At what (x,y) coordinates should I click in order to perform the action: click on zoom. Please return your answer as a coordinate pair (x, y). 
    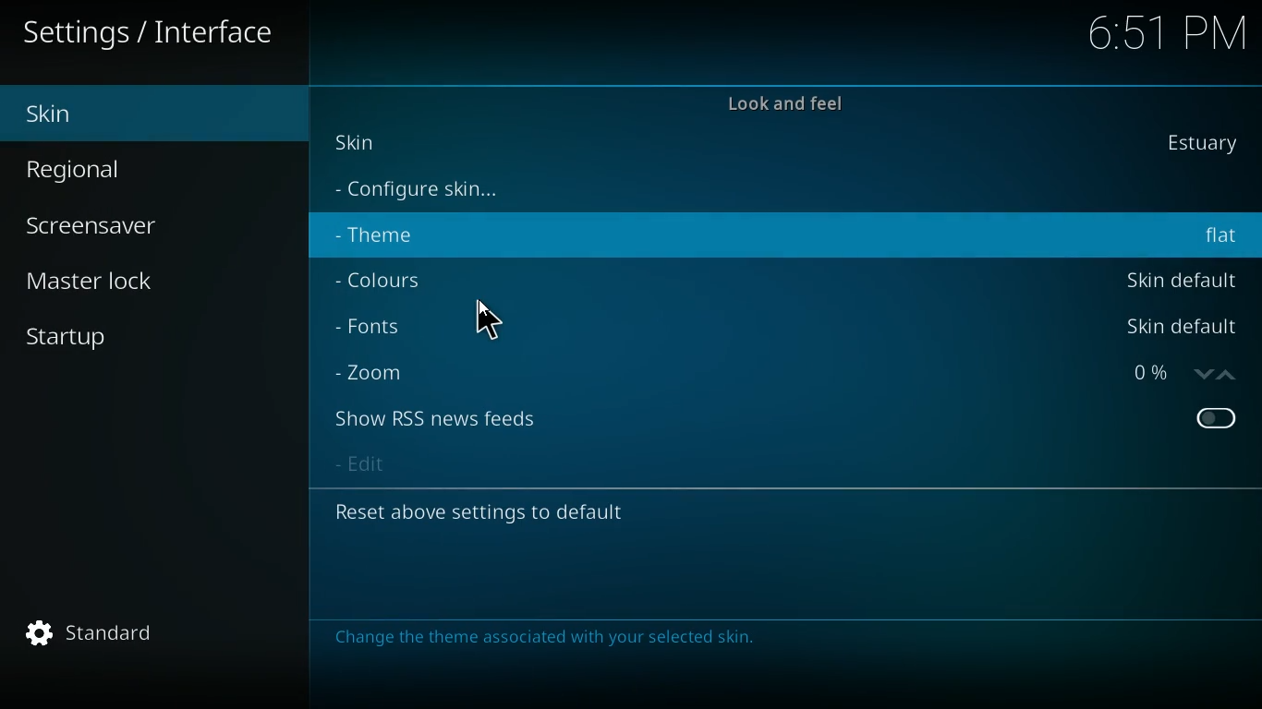
    Looking at the image, I should click on (1175, 373).